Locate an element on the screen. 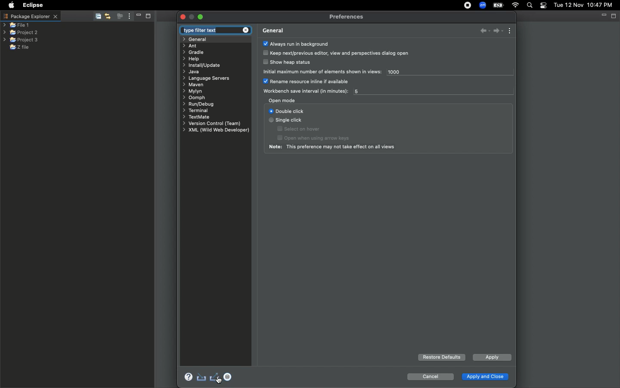 The width and height of the screenshot is (620, 388). Version control (team) is located at coordinates (210, 123).